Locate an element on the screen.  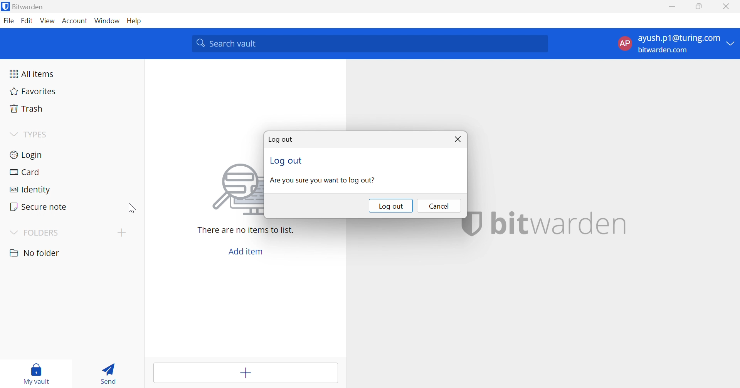
Restore Down is located at coordinates (698, 7).